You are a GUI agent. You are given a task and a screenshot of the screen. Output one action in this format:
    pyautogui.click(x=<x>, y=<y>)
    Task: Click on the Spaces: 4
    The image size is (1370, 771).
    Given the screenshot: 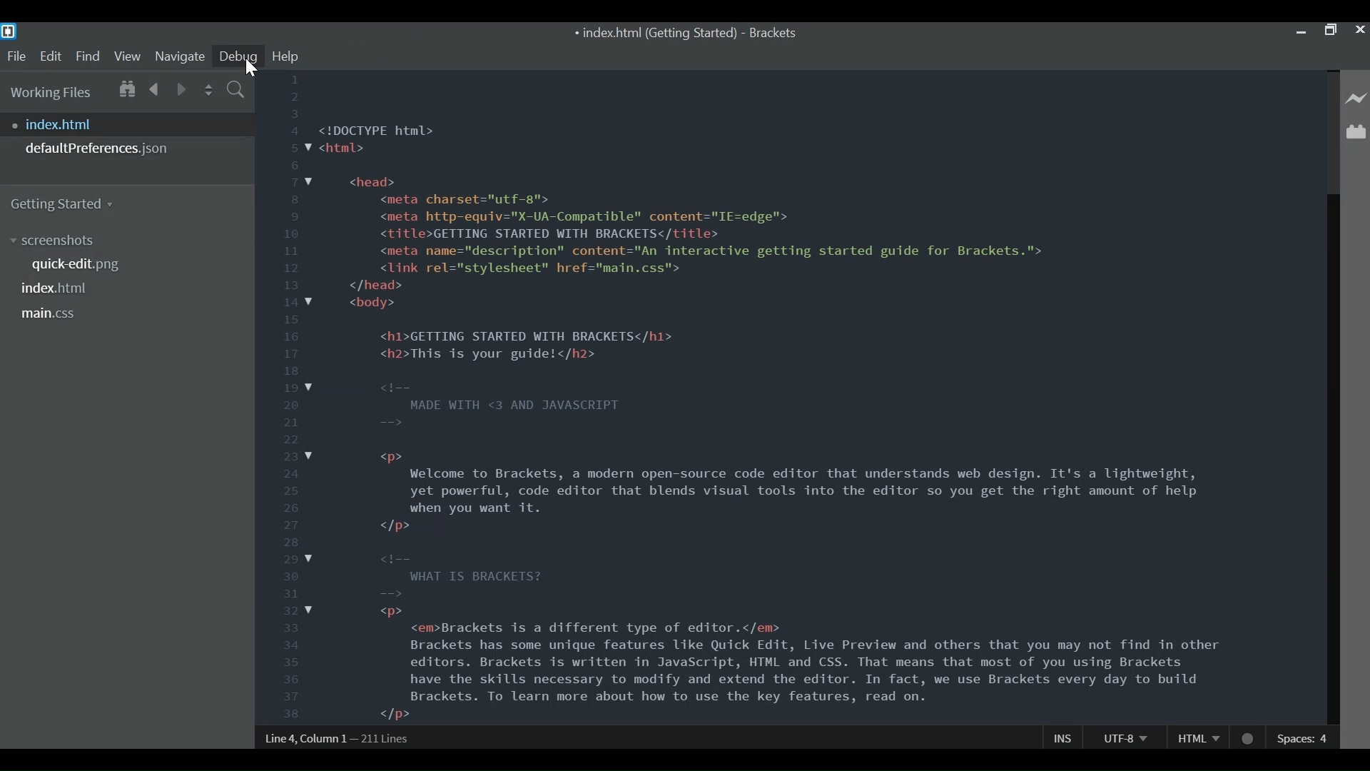 What is the action you would take?
    pyautogui.click(x=1304, y=737)
    